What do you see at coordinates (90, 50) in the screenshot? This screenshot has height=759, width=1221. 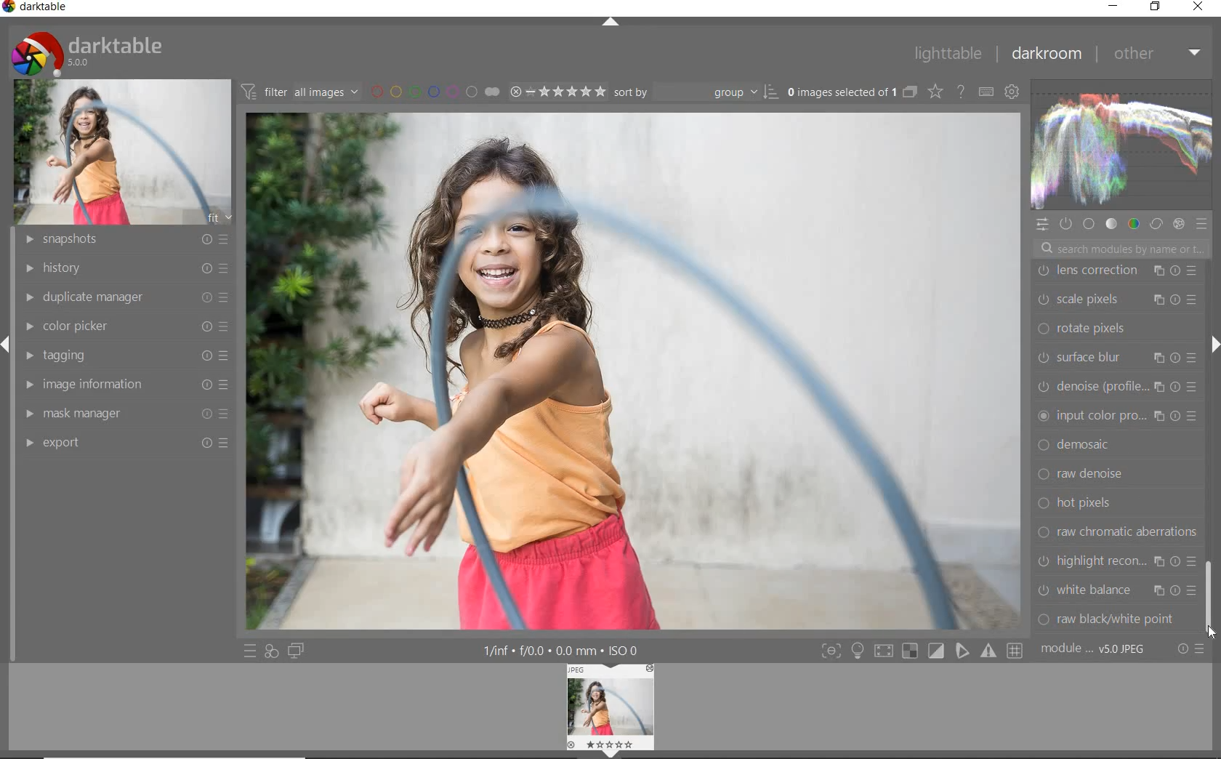 I see `system logo & name` at bounding box center [90, 50].